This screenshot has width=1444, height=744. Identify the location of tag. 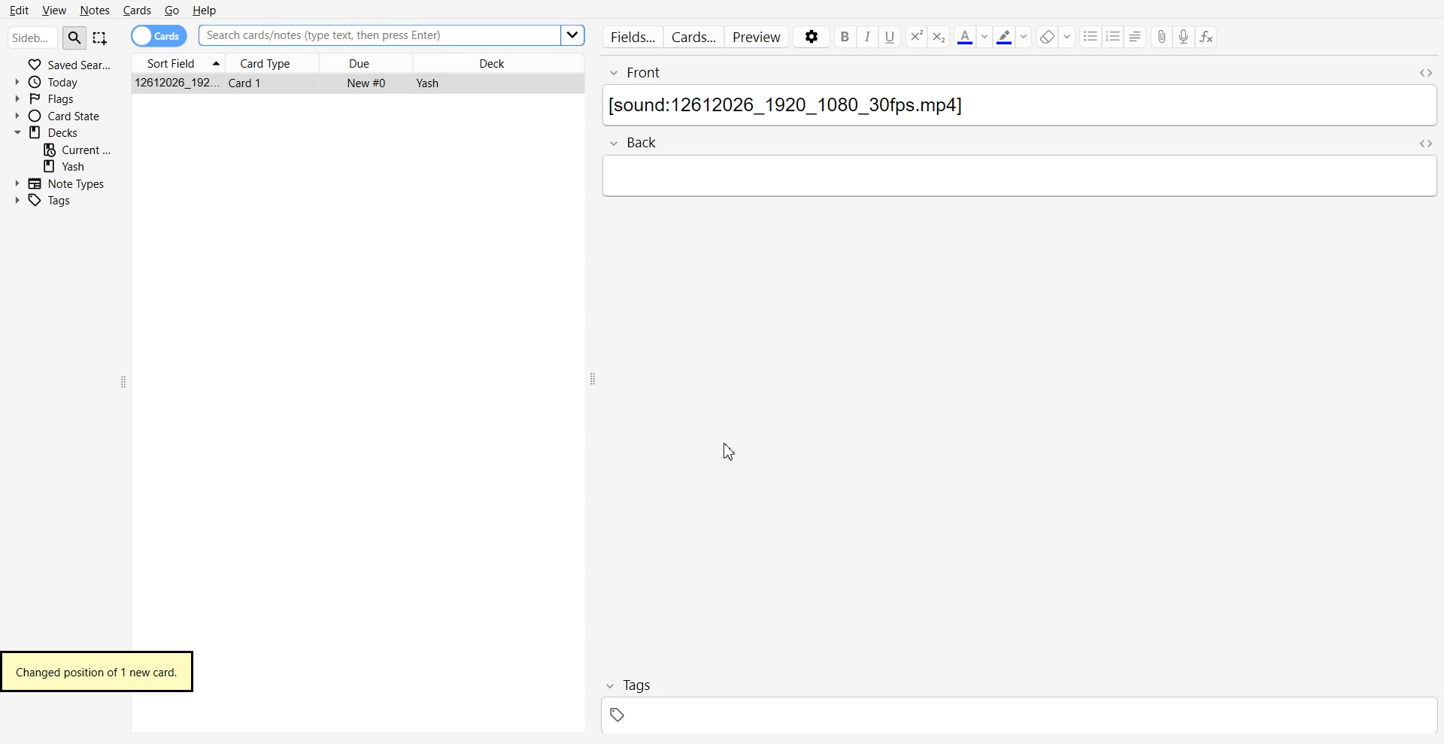
(1017, 718).